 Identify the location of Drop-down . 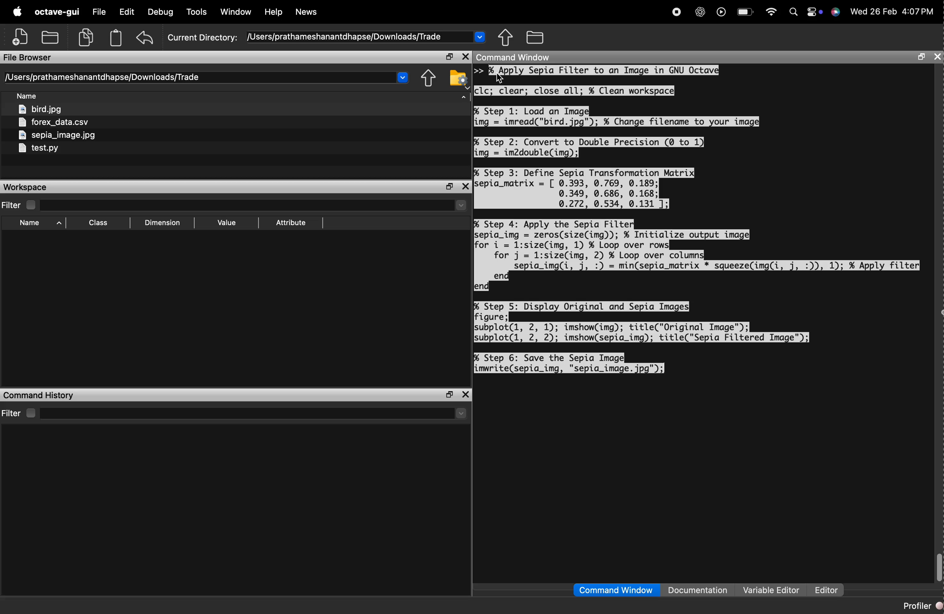
(461, 205).